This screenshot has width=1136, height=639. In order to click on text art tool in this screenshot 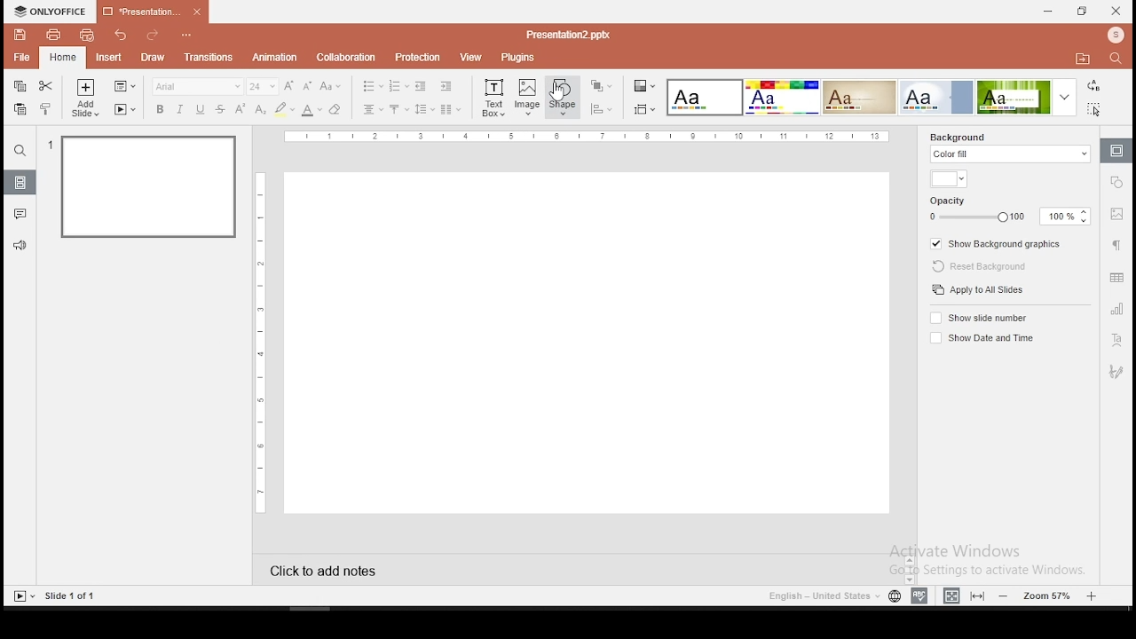, I will do `click(1115, 342)`.